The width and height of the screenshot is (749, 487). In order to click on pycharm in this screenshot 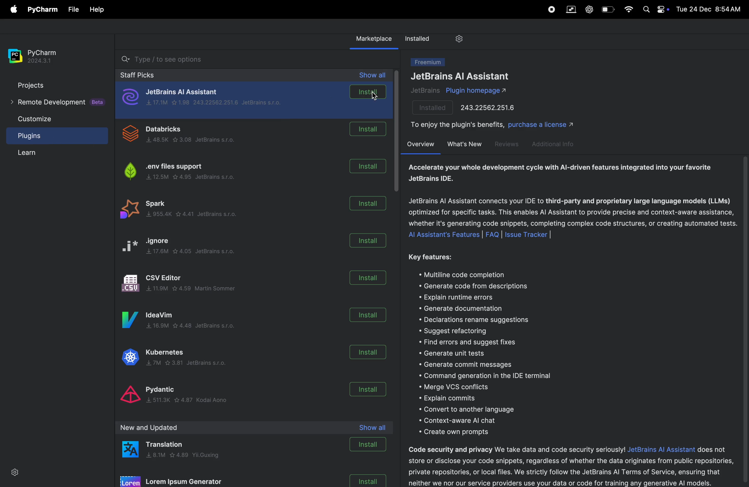, I will do `click(41, 10)`.